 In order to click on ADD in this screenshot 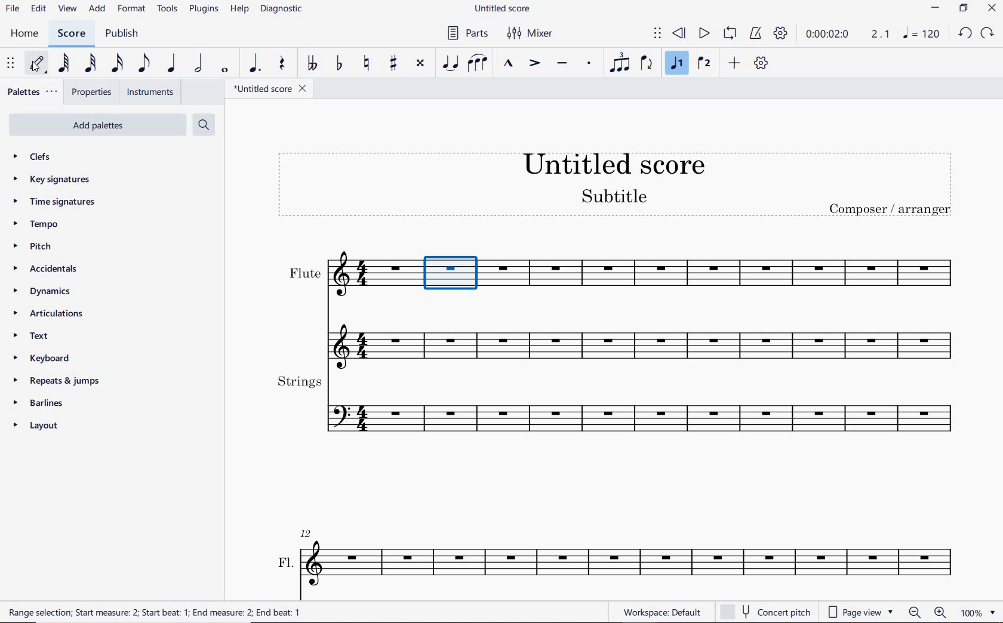, I will do `click(736, 63)`.